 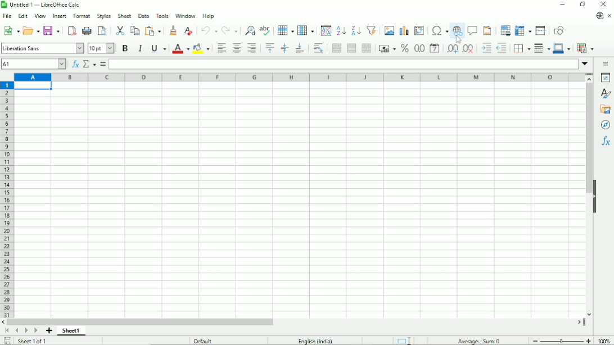 What do you see at coordinates (31, 30) in the screenshot?
I see `Open` at bounding box center [31, 30].